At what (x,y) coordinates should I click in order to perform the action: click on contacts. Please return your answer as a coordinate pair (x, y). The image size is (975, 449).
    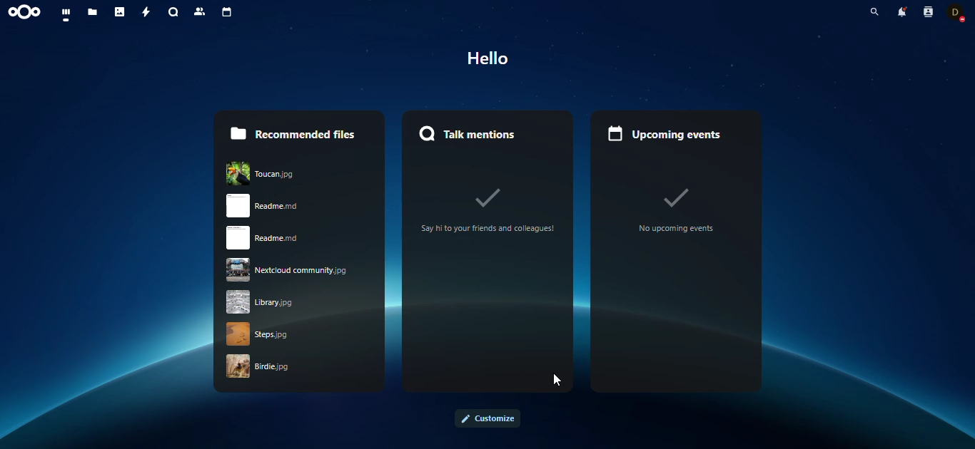
    Looking at the image, I should click on (928, 11).